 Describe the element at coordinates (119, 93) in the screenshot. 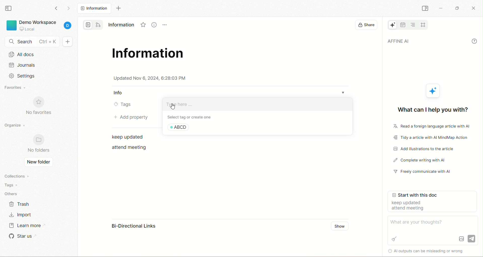

I see `Info` at that location.